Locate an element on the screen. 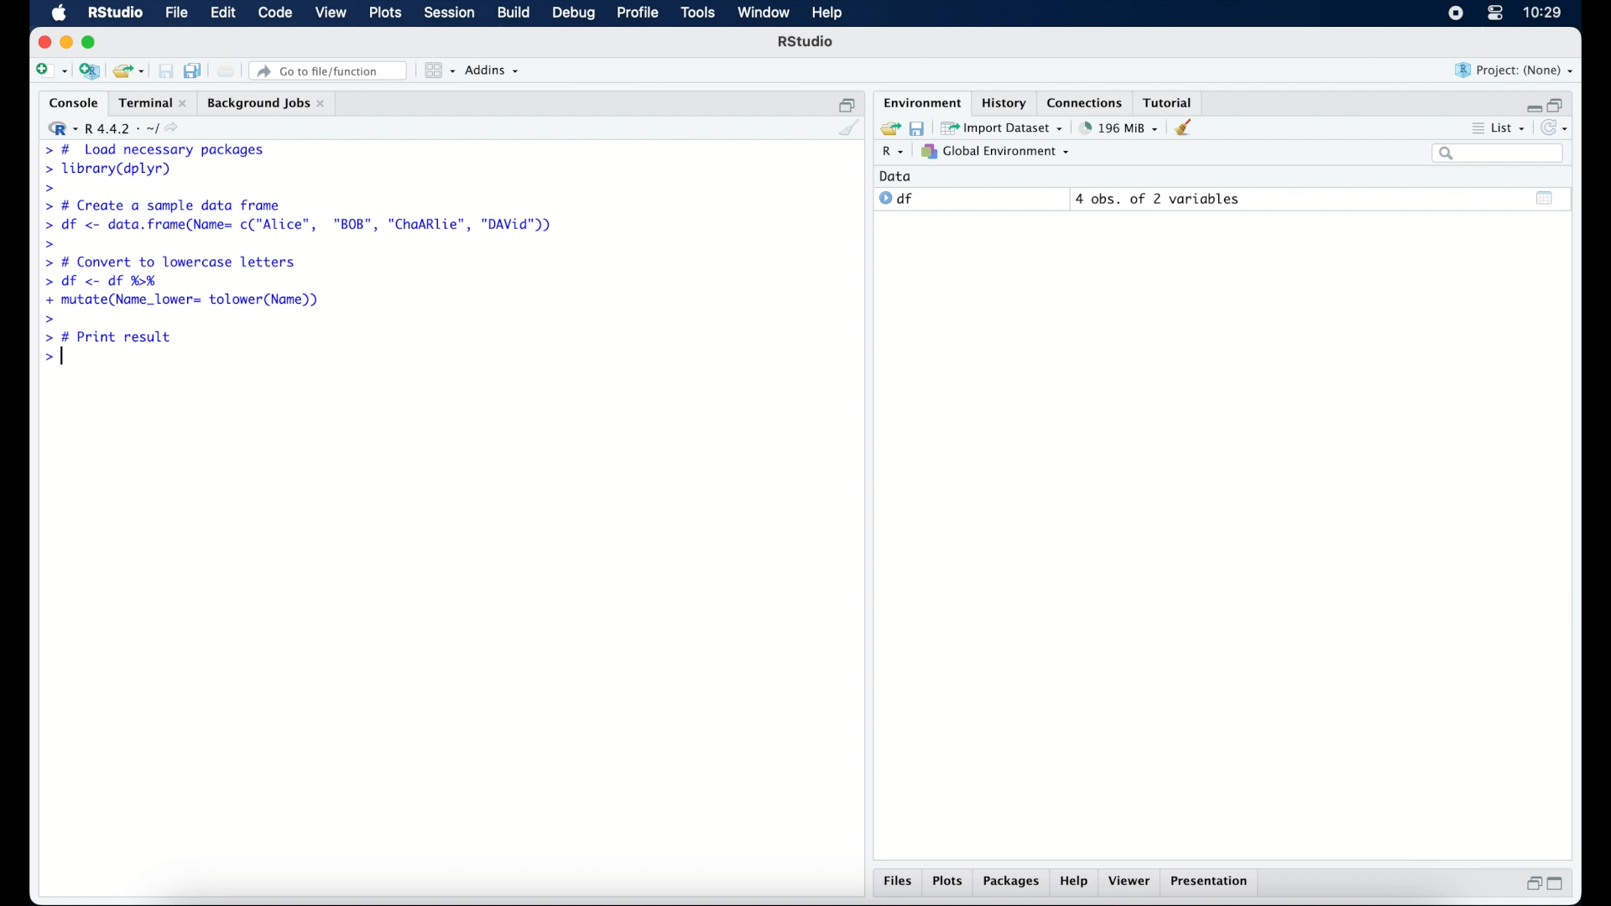 The image size is (1611, 906). Terminal is located at coordinates (148, 102).